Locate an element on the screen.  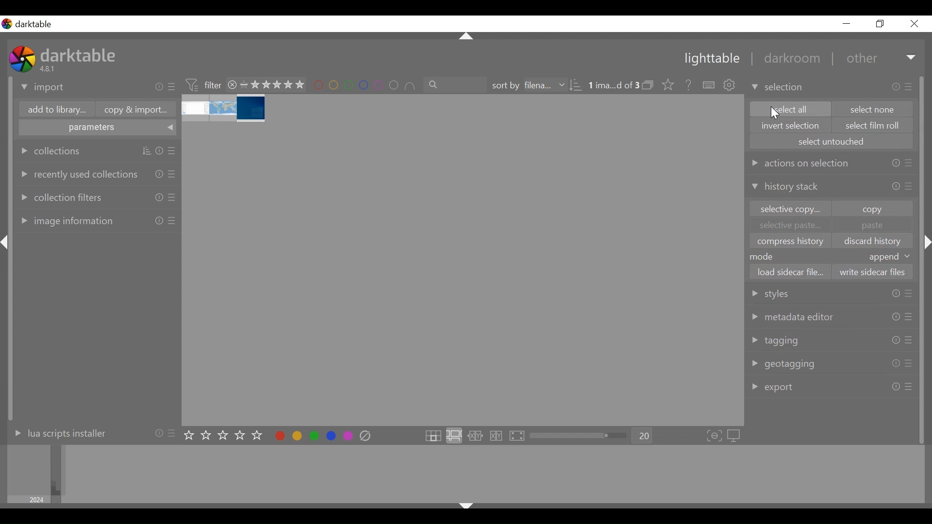
info is located at coordinates (159, 220).